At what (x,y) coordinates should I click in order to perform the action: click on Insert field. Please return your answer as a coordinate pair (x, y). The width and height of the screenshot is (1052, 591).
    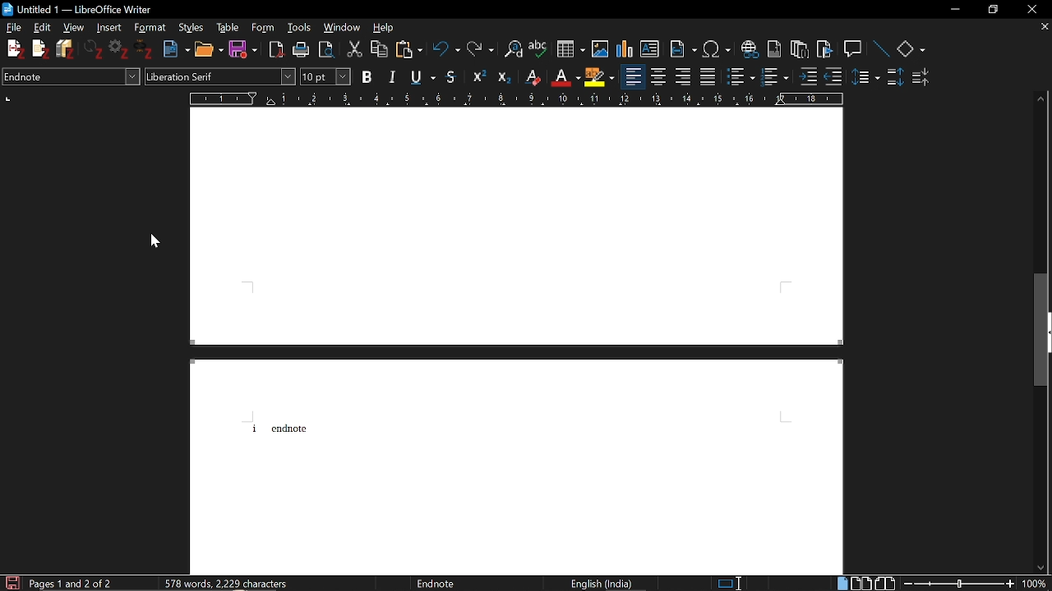
    Looking at the image, I should click on (684, 50).